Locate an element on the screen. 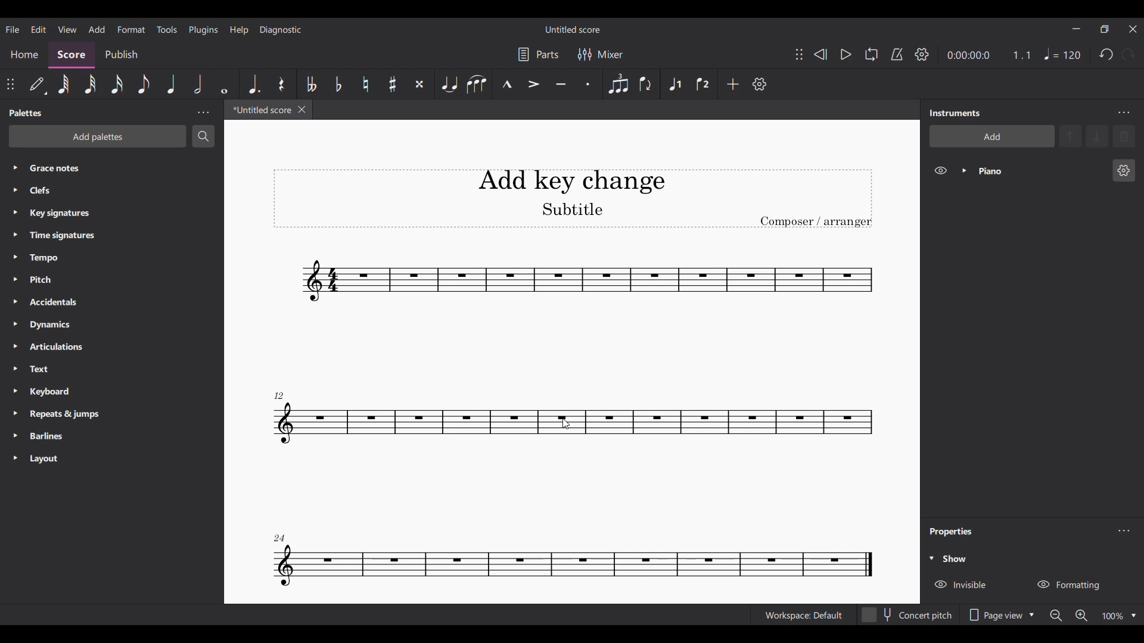 The height and width of the screenshot is (643, 1144). 64th note is located at coordinates (64, 84).